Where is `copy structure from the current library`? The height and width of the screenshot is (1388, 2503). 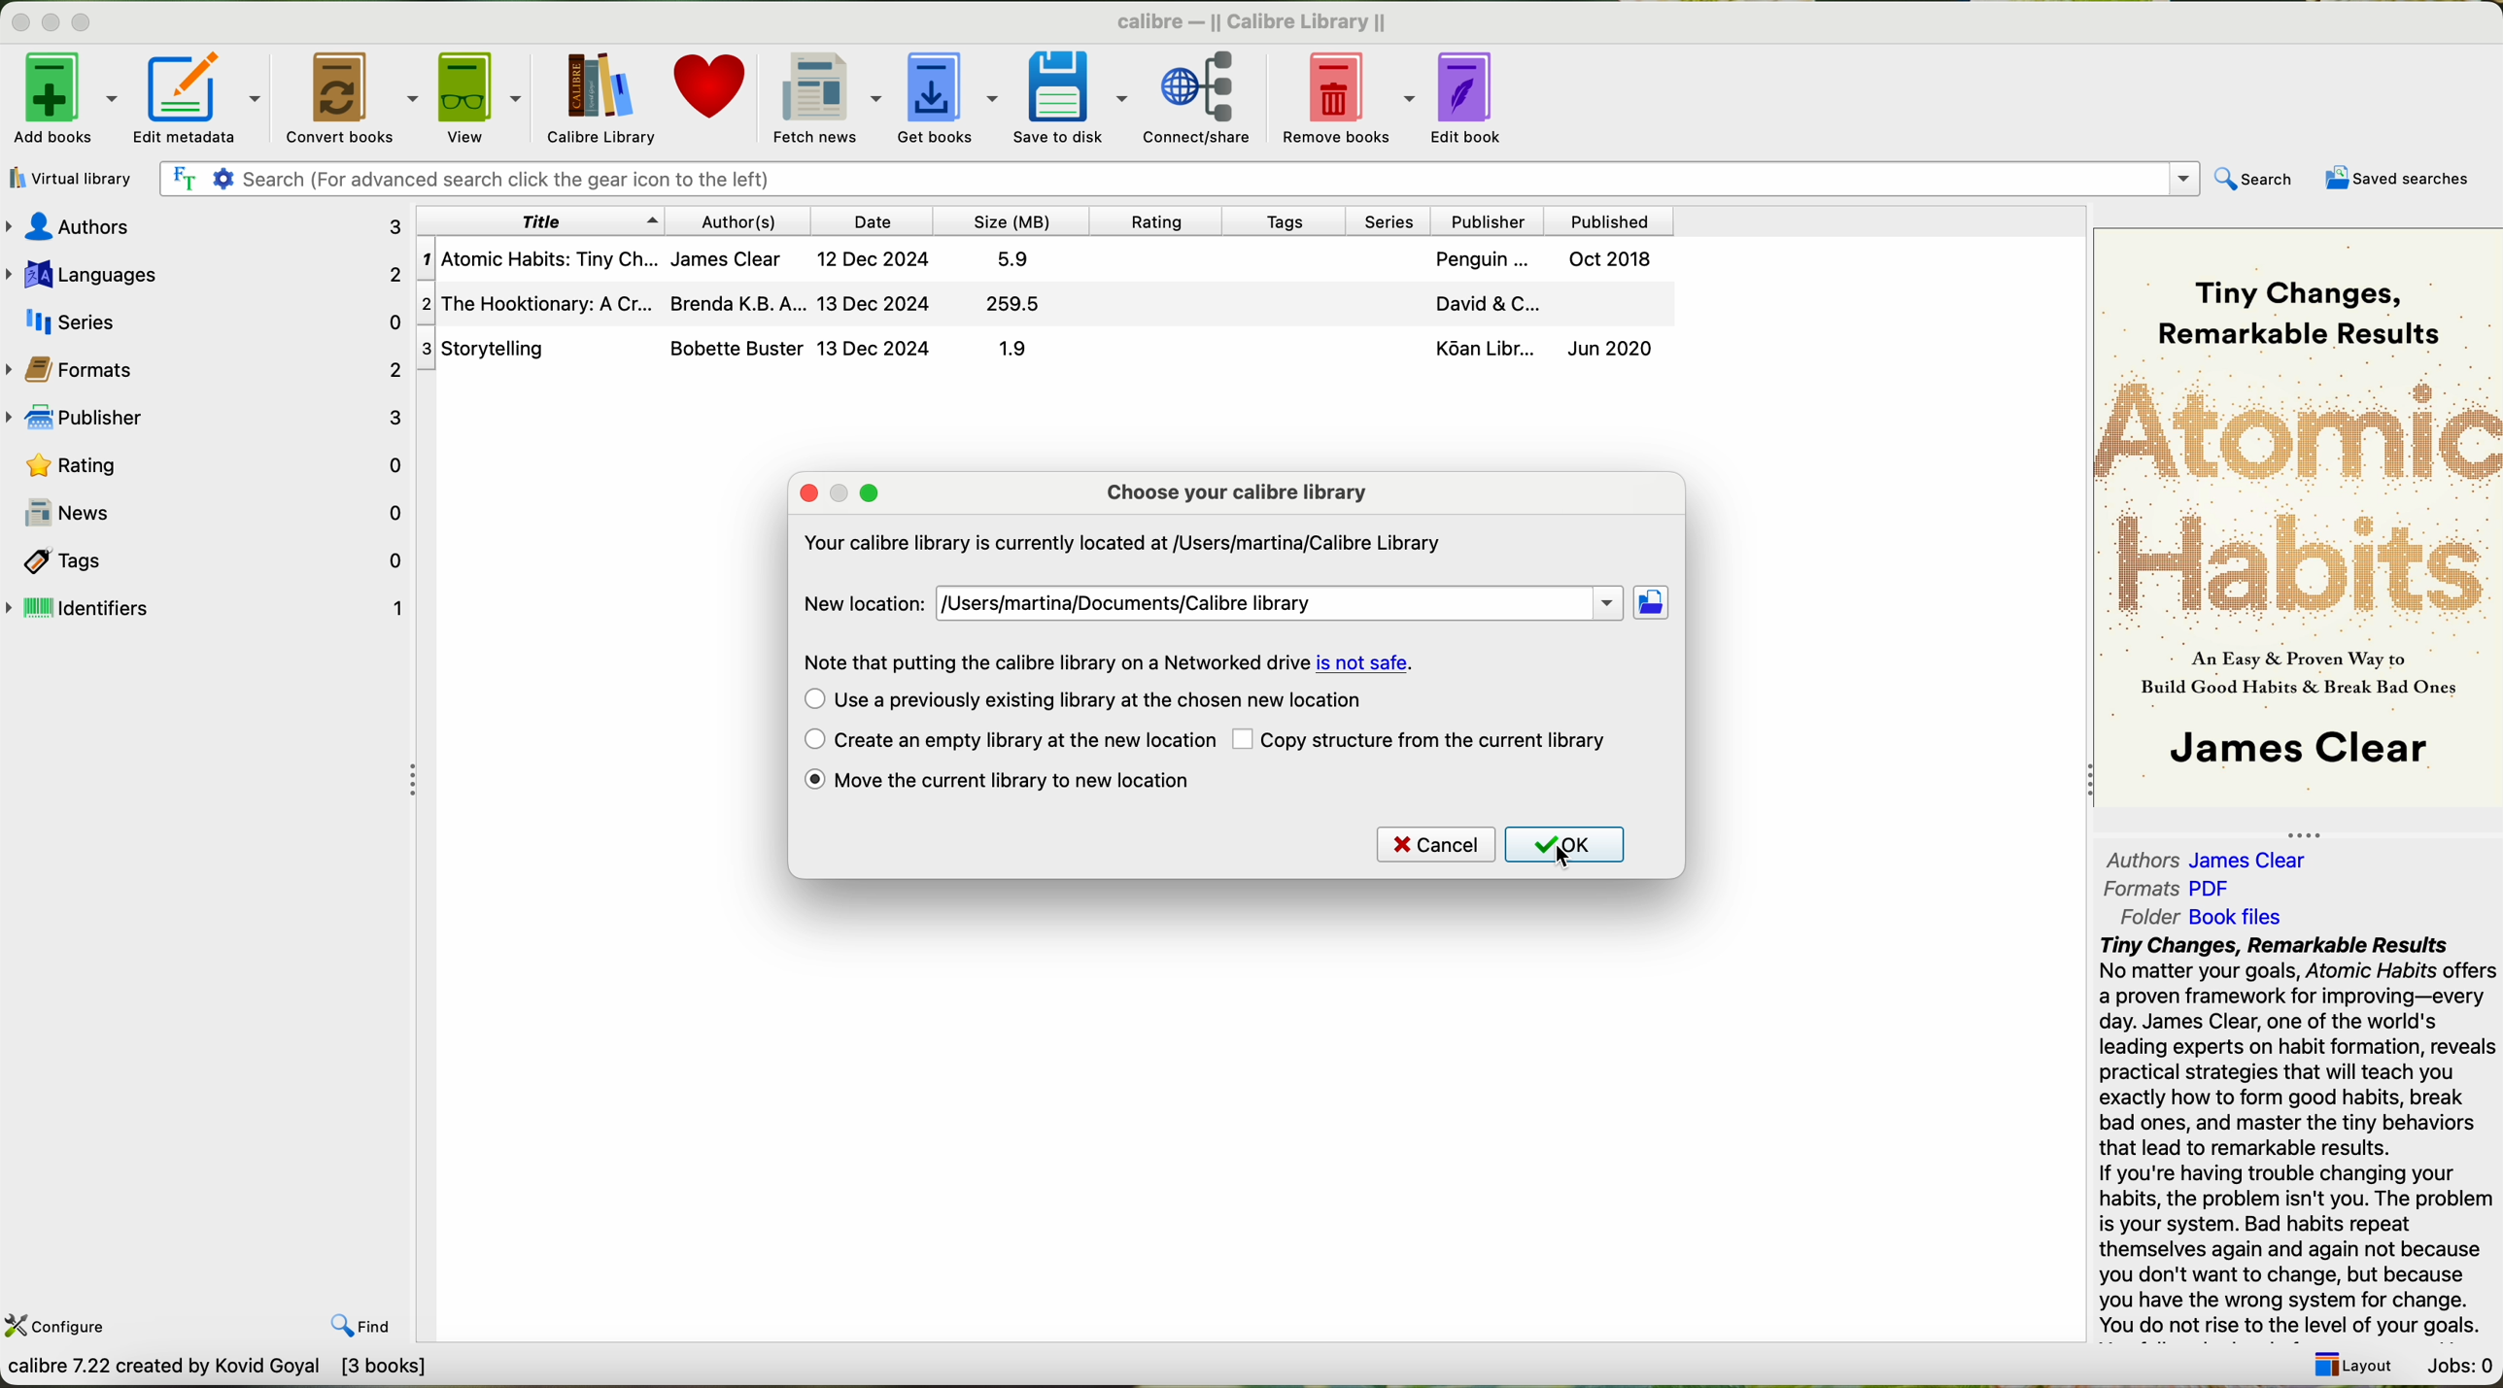
copy structure from the current library is located at coordinates (1441, 741).